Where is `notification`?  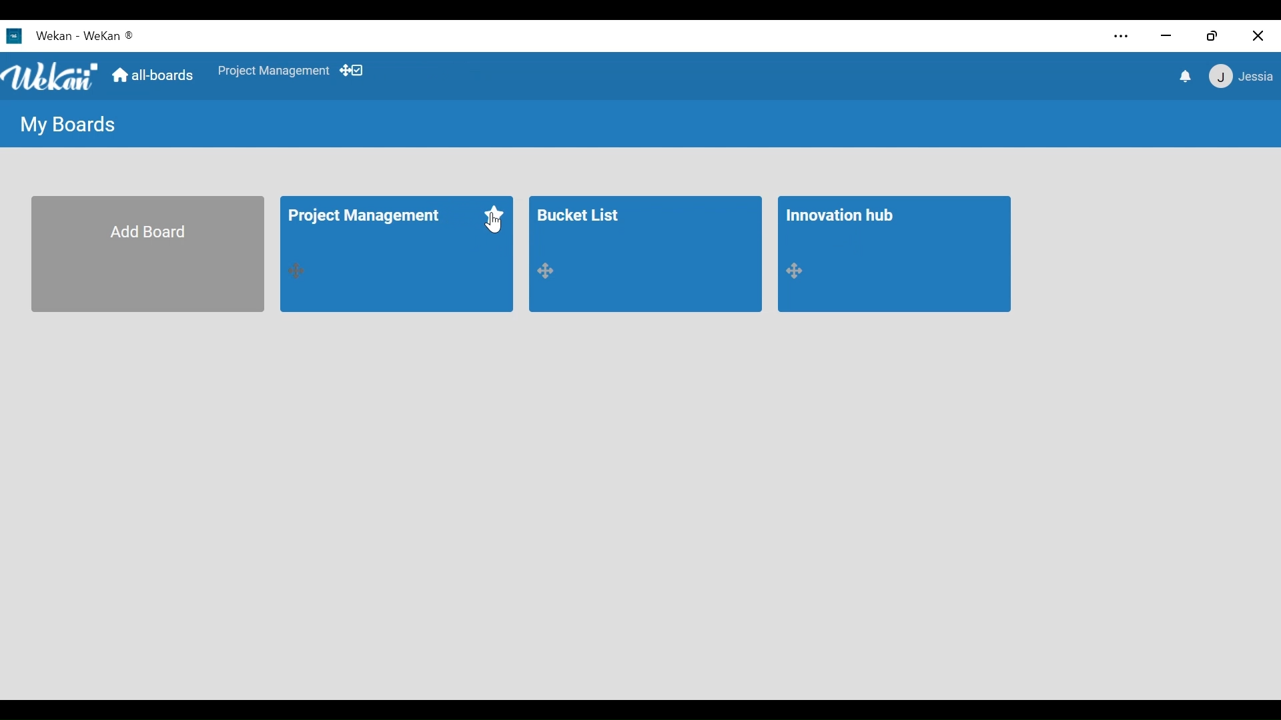 notification is located at coordinates (1183, 76).